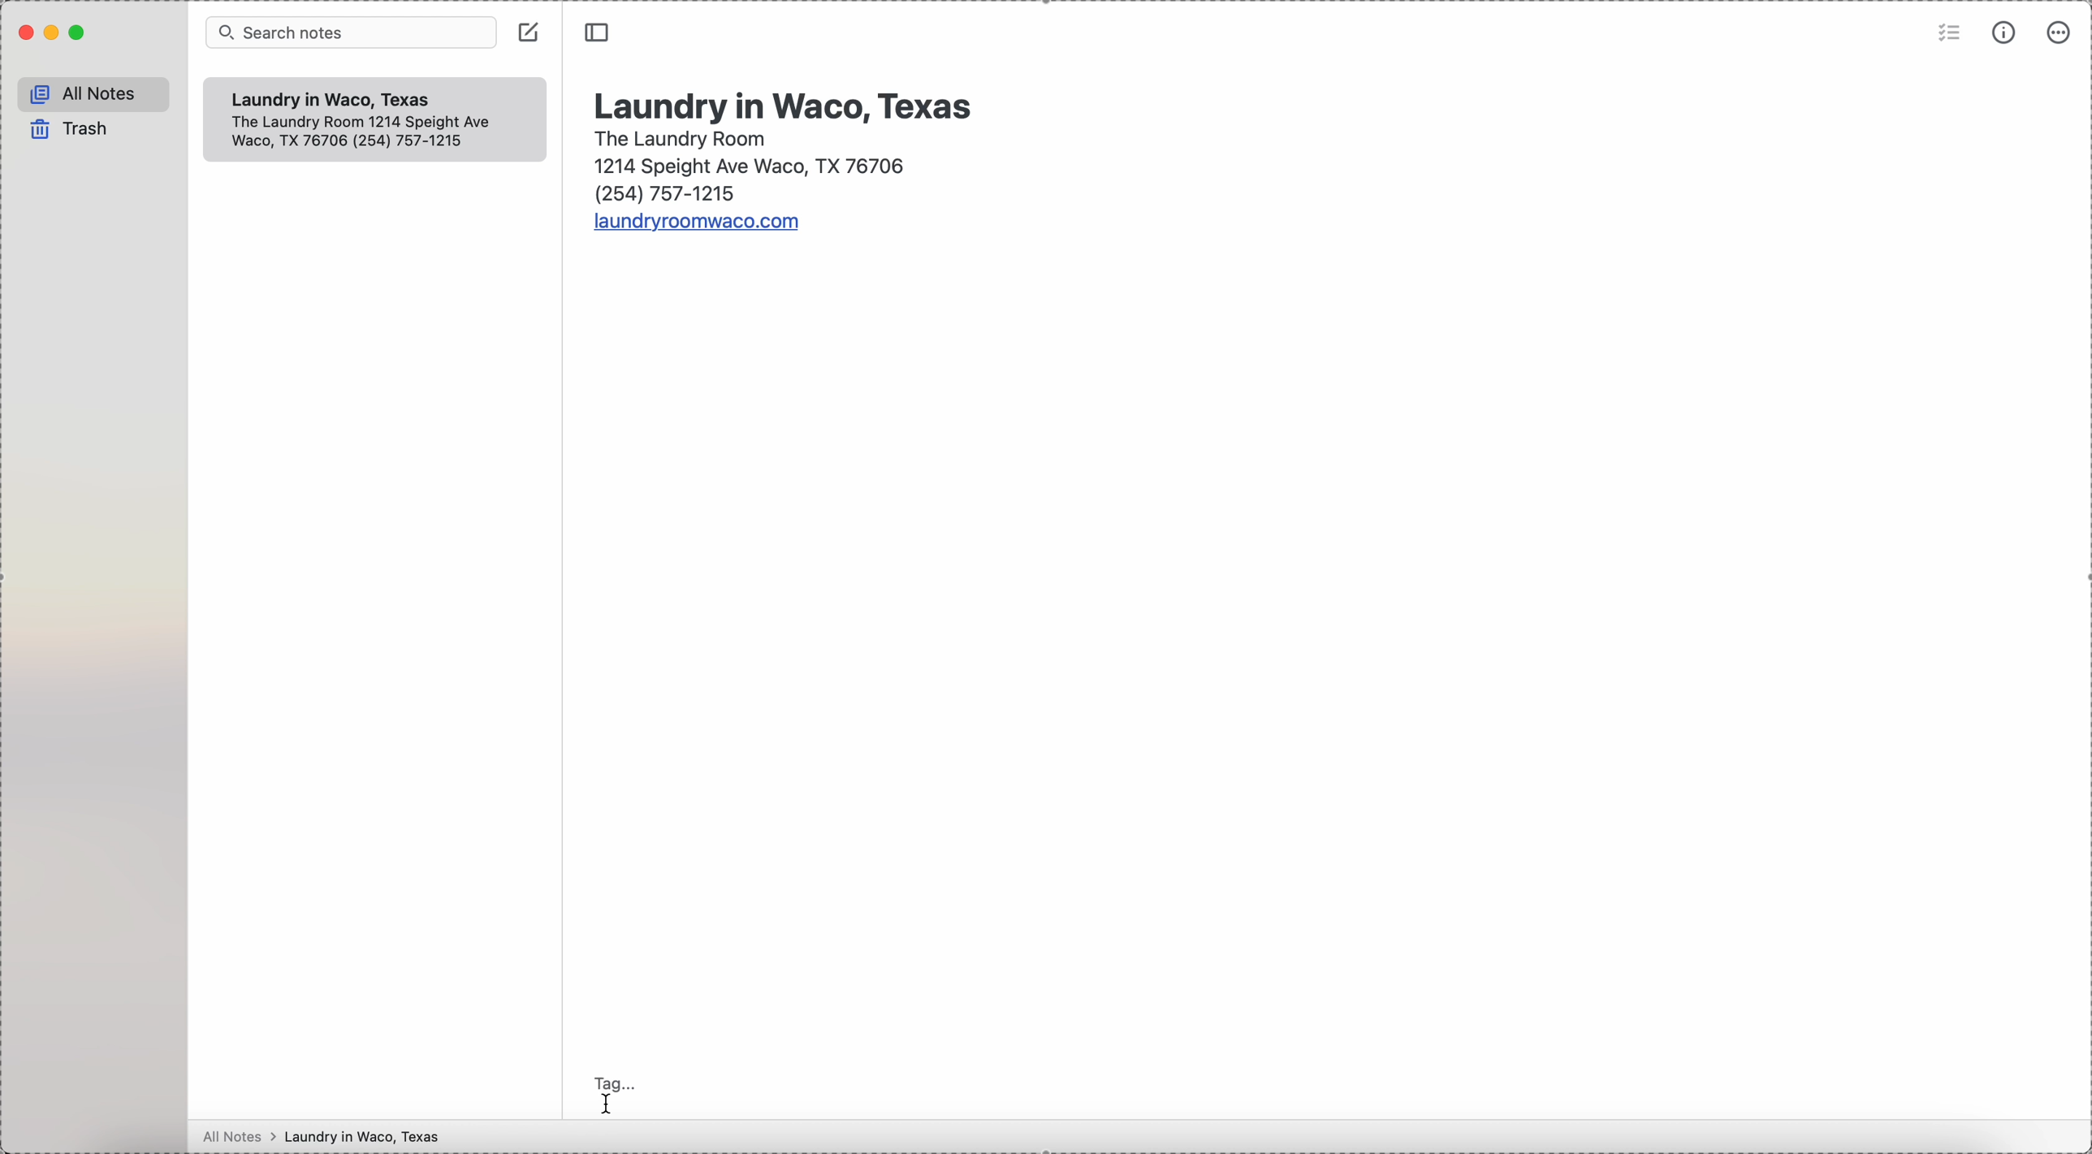 This screenshot has width=2092, height=1154. Describe the element at coordinates (599, 34) in the screenshot. I see `toggle sidebar` at that location.